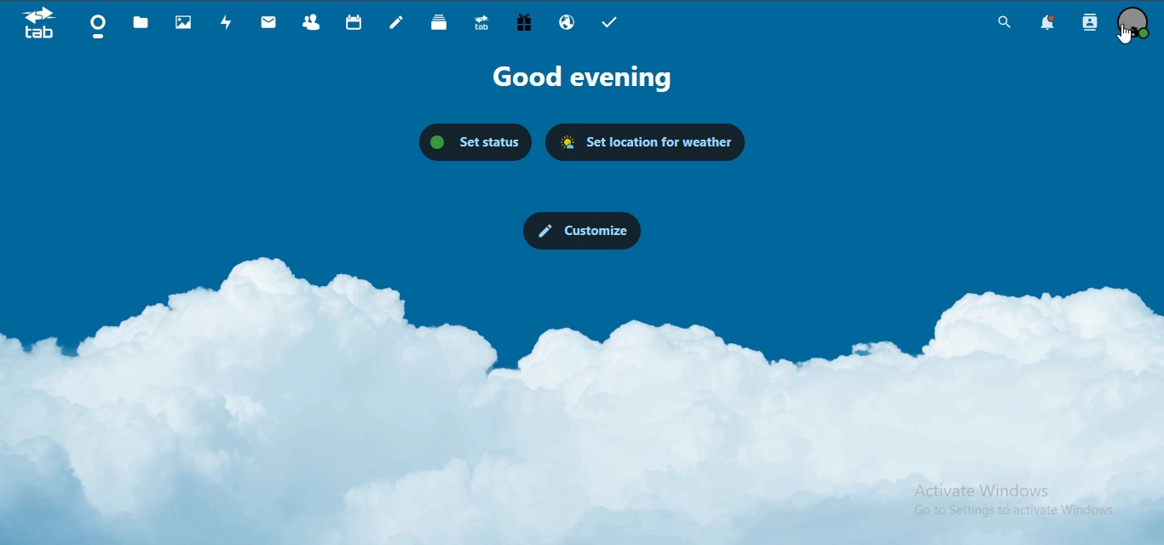 This screenshot has height=545, width=1164. I want to click on mail, so click(269, 23).